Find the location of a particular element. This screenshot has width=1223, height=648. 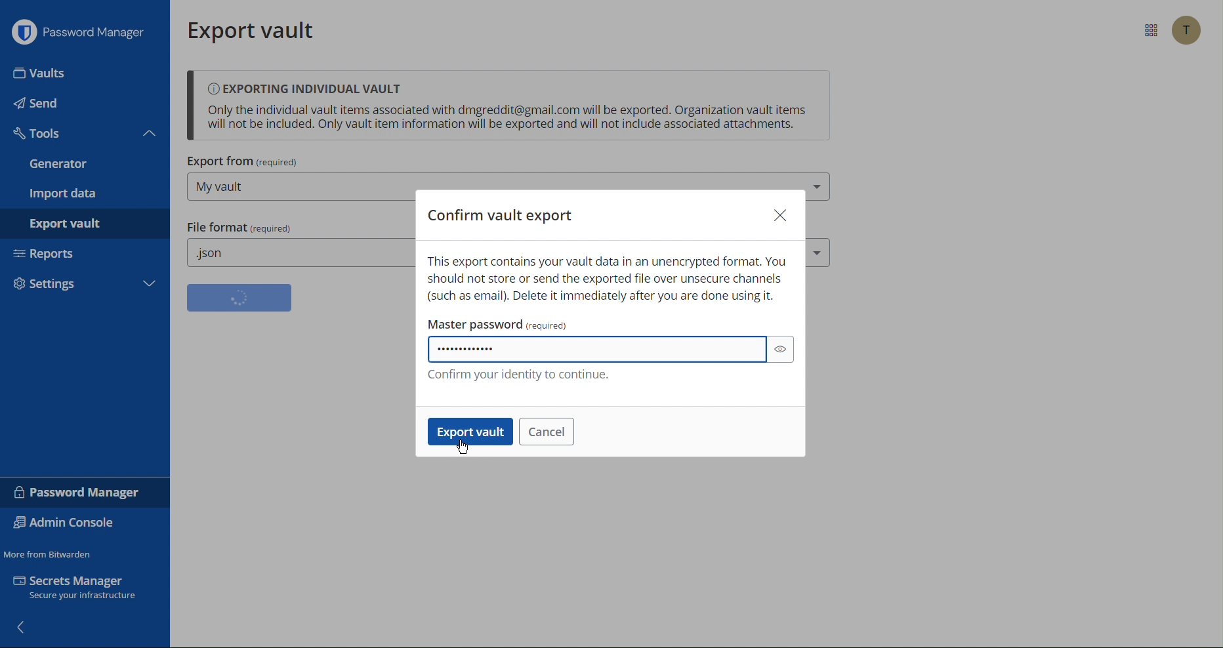

Confirm vault export is located at coordinates (499, 215).